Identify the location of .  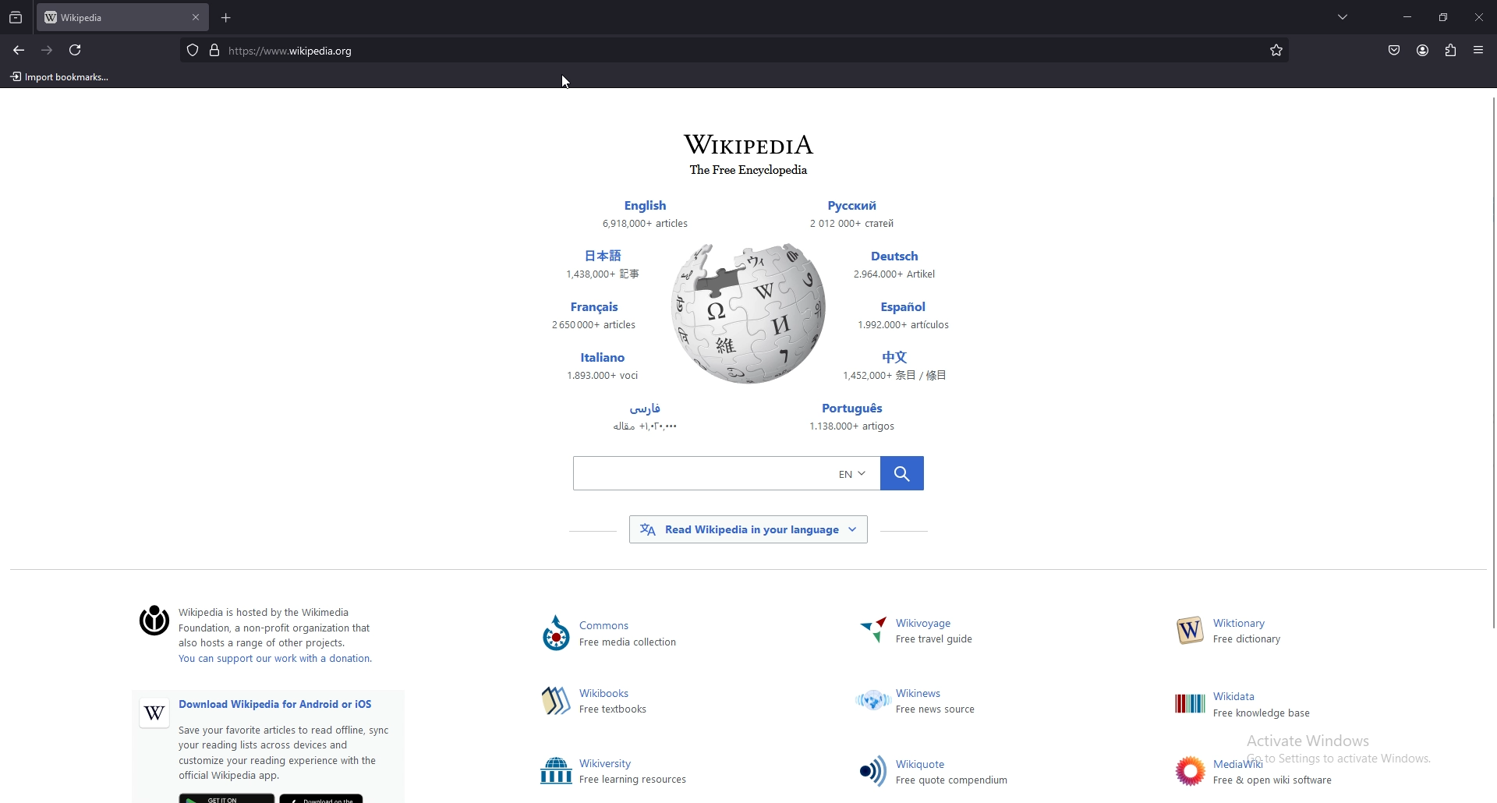
(870, 632).